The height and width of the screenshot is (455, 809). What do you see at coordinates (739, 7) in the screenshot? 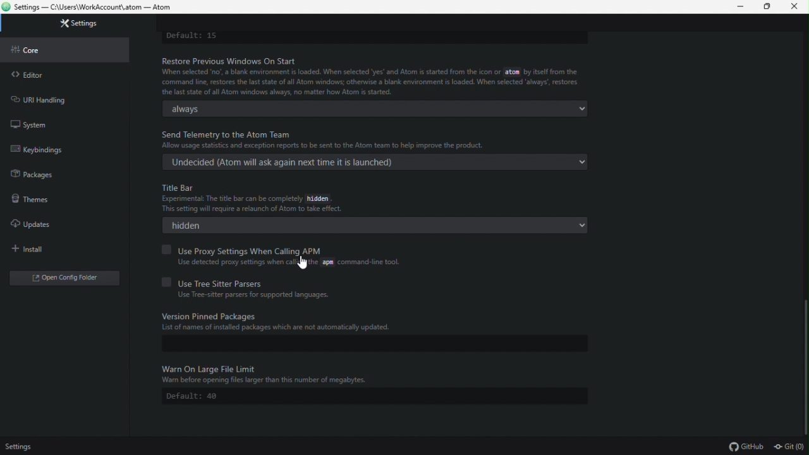
I see `minimize` at bounding box center [739, 7].